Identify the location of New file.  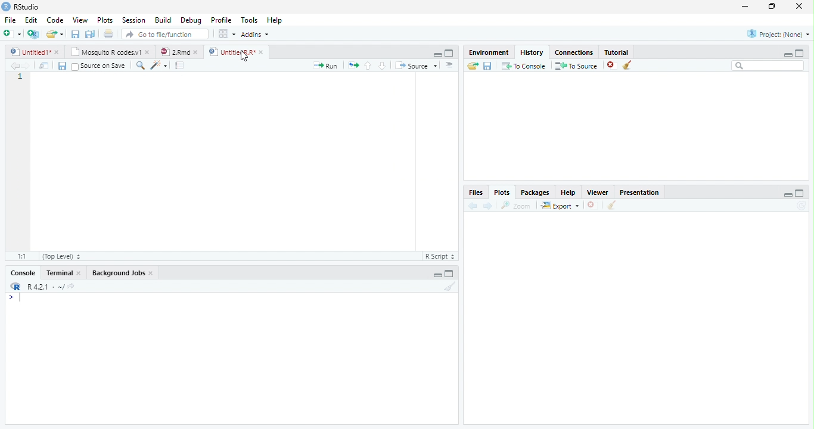
(12, 34).